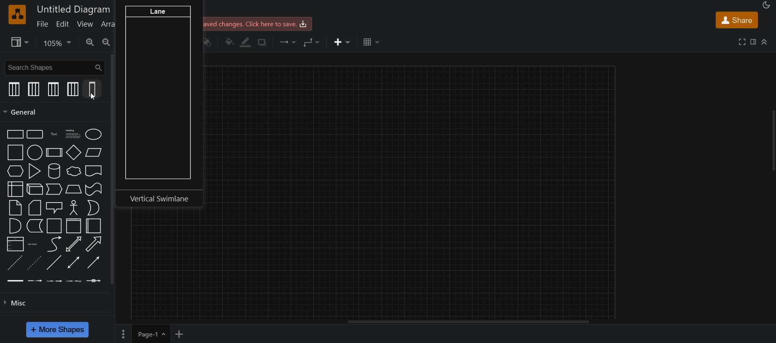 Image resolution: width=776 pixels, height=343 pixels. I want to click on format, so click(753, 42).